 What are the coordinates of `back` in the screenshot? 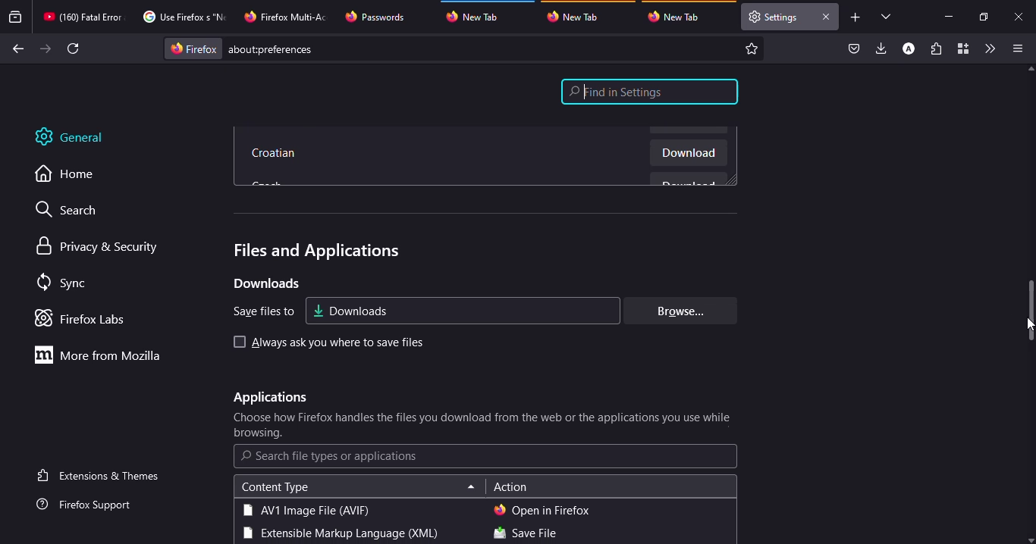 It's located at (16, 49).